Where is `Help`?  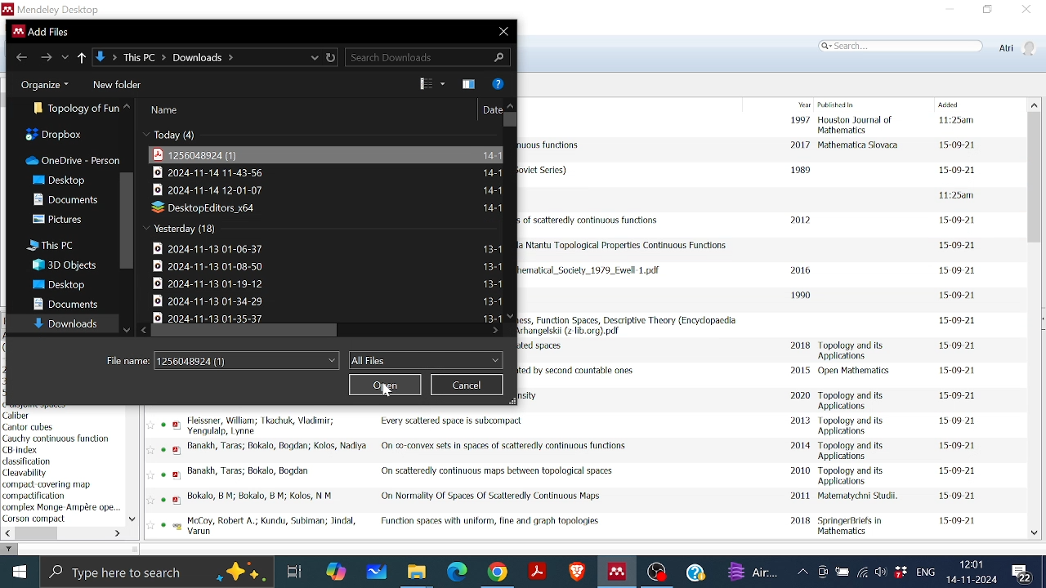
Help is located at coordinates (699, 572).